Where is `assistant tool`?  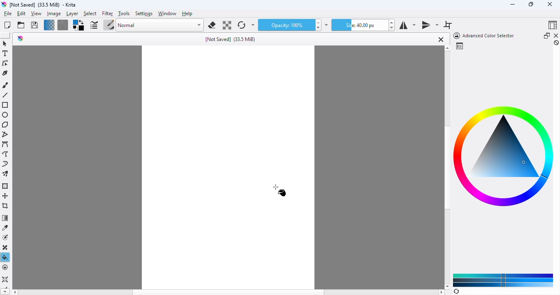
assistant tool is located at coordinates (5, 279).